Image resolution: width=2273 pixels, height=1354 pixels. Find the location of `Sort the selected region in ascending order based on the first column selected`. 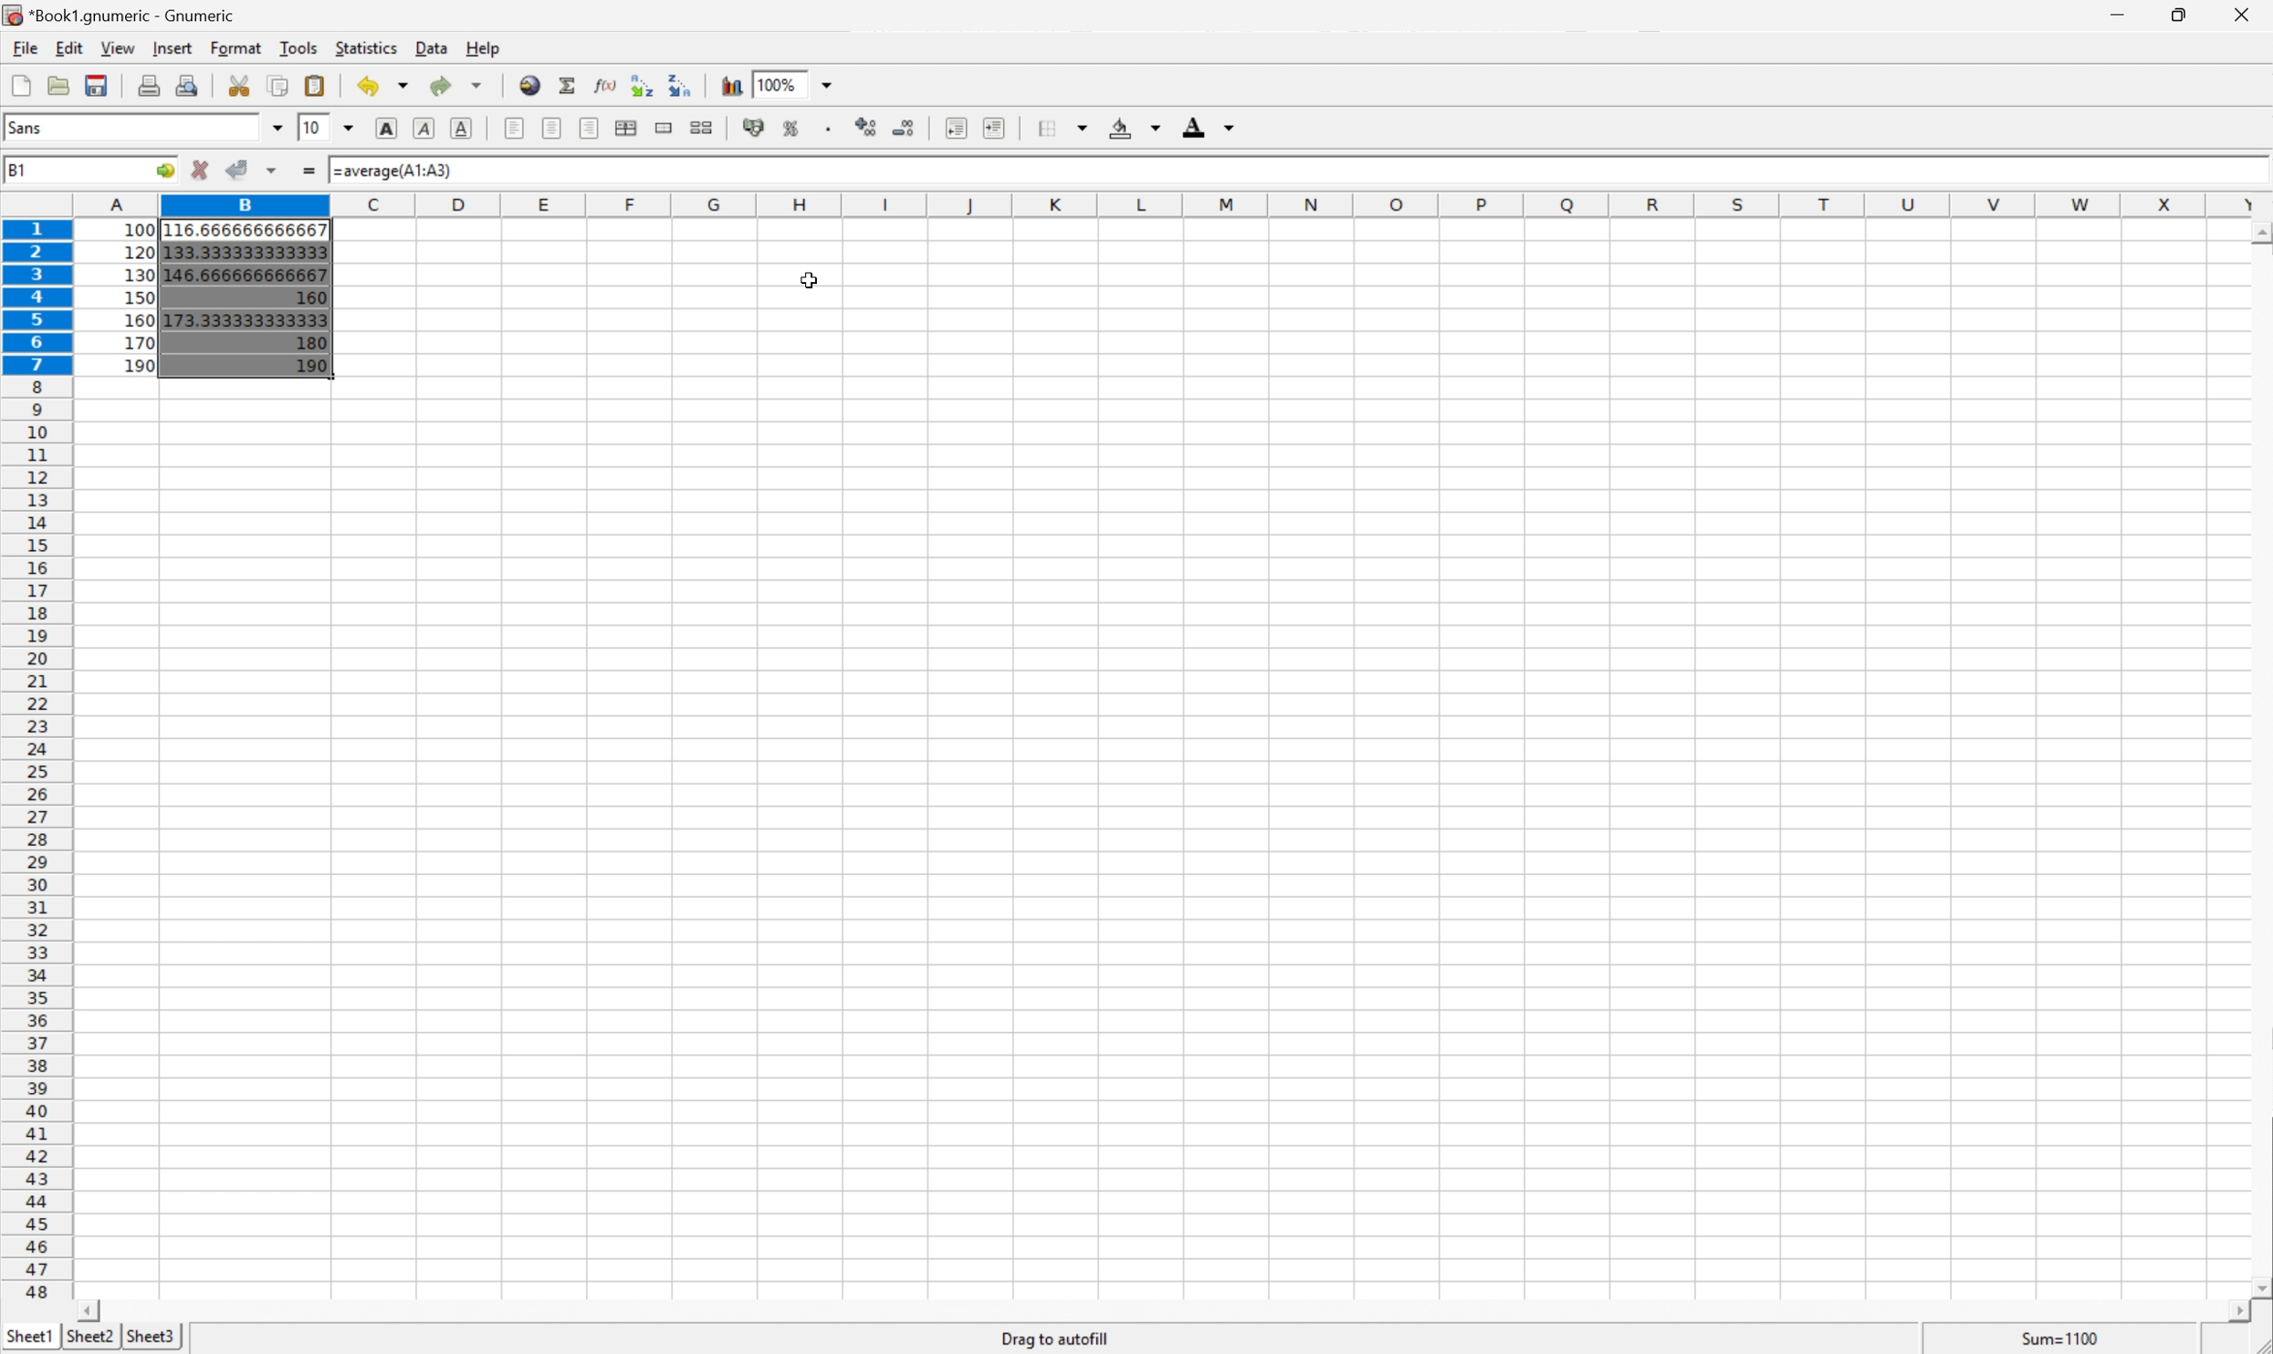

Sort the selected region in ascending order based on the first column selected is located at coordinates (644, 86).